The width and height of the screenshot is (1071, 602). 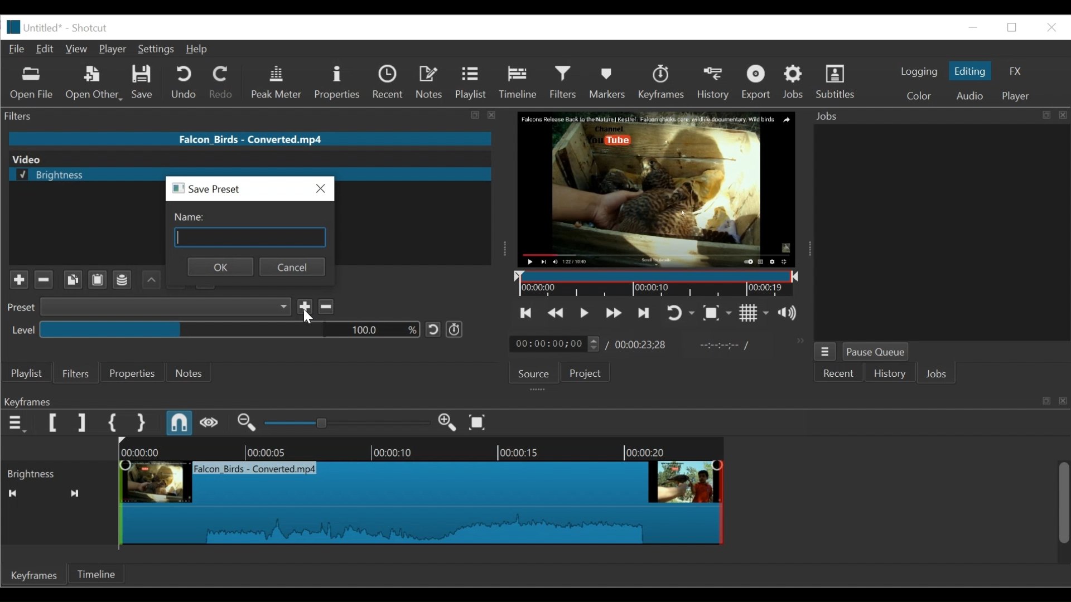 I want to click on Toggle player looping, so click(x=679, y=314).